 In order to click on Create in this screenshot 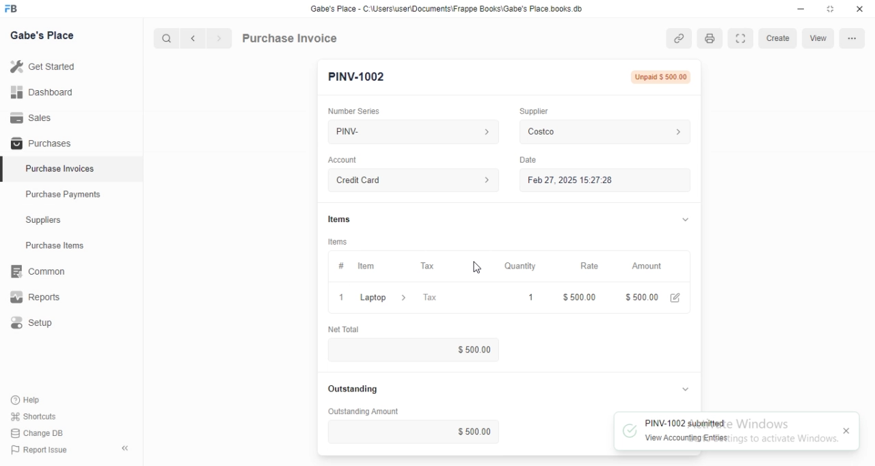, I will do `click(777, 38)`.